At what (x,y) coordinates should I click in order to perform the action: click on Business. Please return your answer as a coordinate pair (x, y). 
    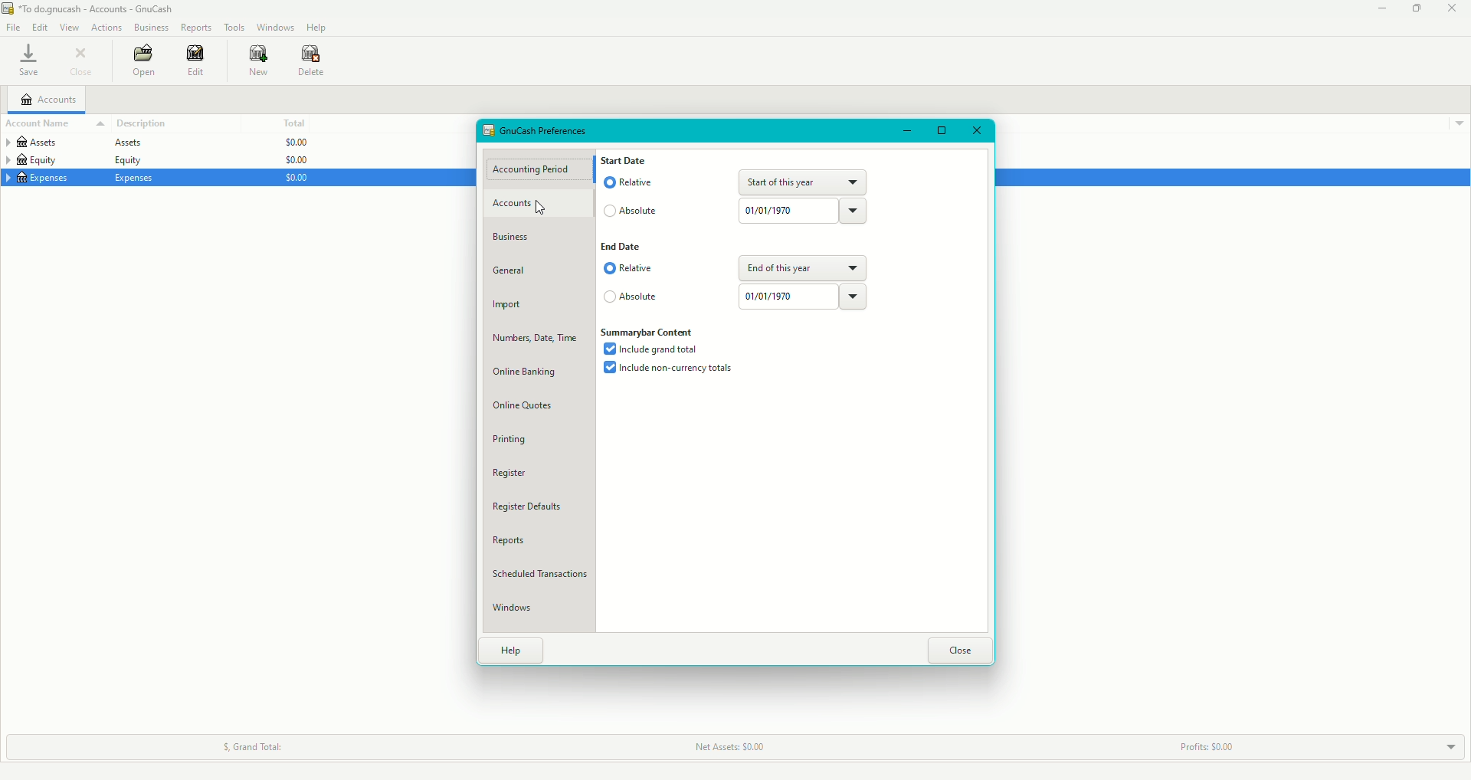
    Looking at the image, I should click on (514, 238).